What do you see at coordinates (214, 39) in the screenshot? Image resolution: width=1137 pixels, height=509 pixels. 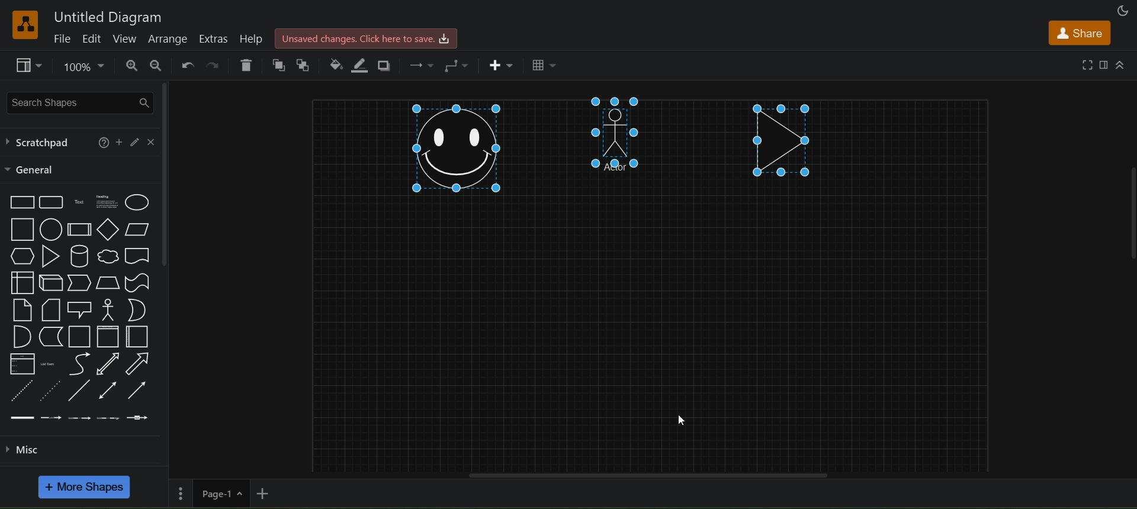 I see `extras` at bounding box center [214, 39].